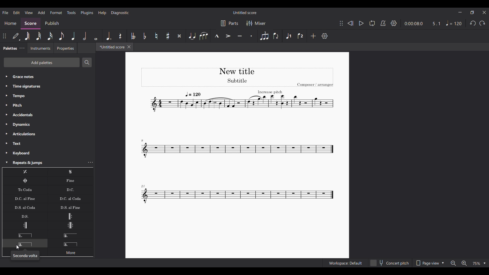  I want to click on Half note, so click(85, 36).